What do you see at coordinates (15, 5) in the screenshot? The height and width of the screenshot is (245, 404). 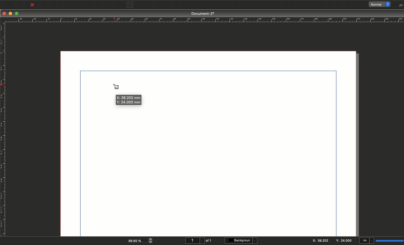 I see `Open` at bounding box center [15, 5].